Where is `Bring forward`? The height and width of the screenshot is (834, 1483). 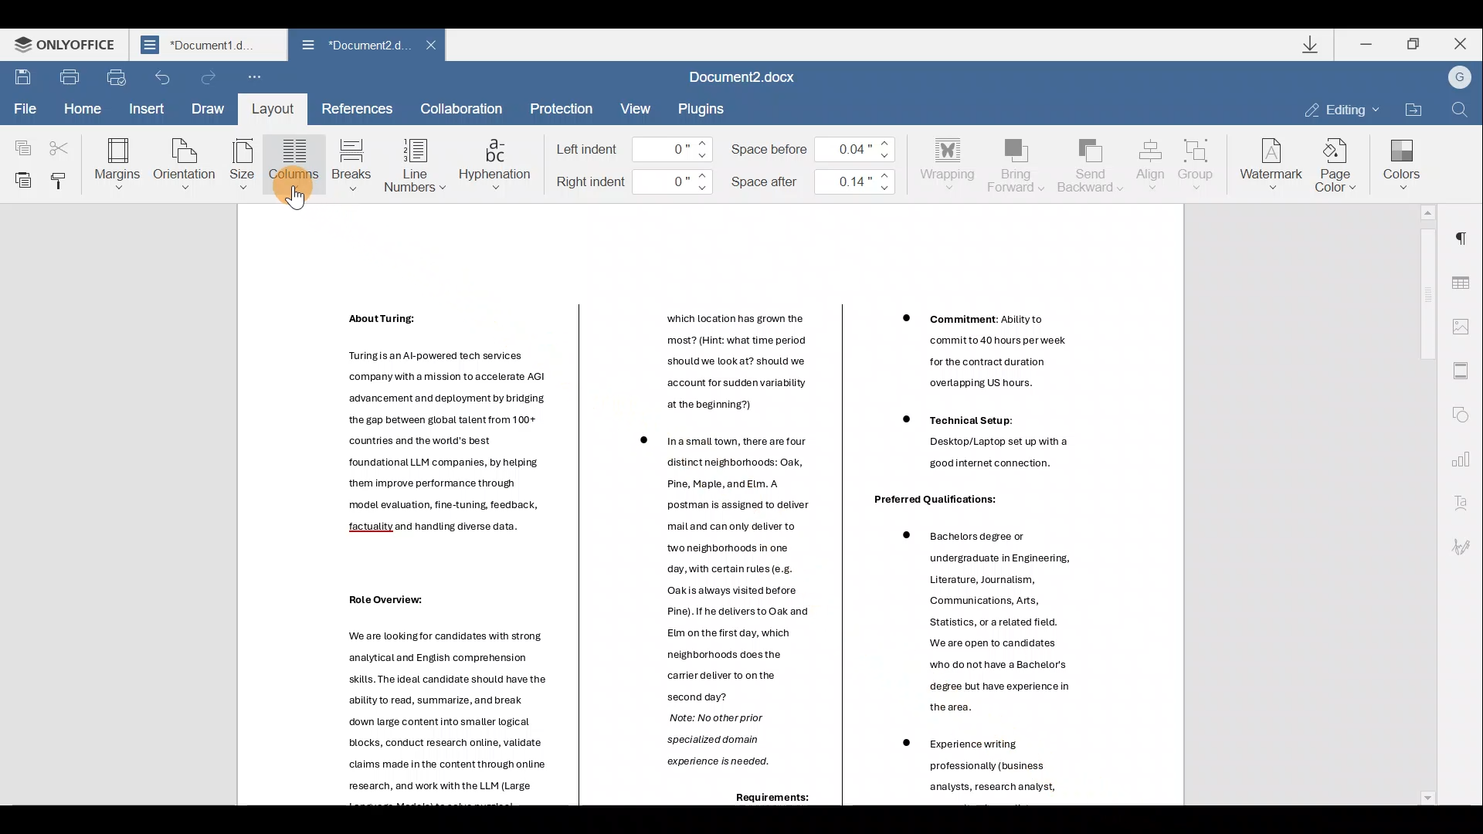
Bring forward is located at coordinates (1016, 163).